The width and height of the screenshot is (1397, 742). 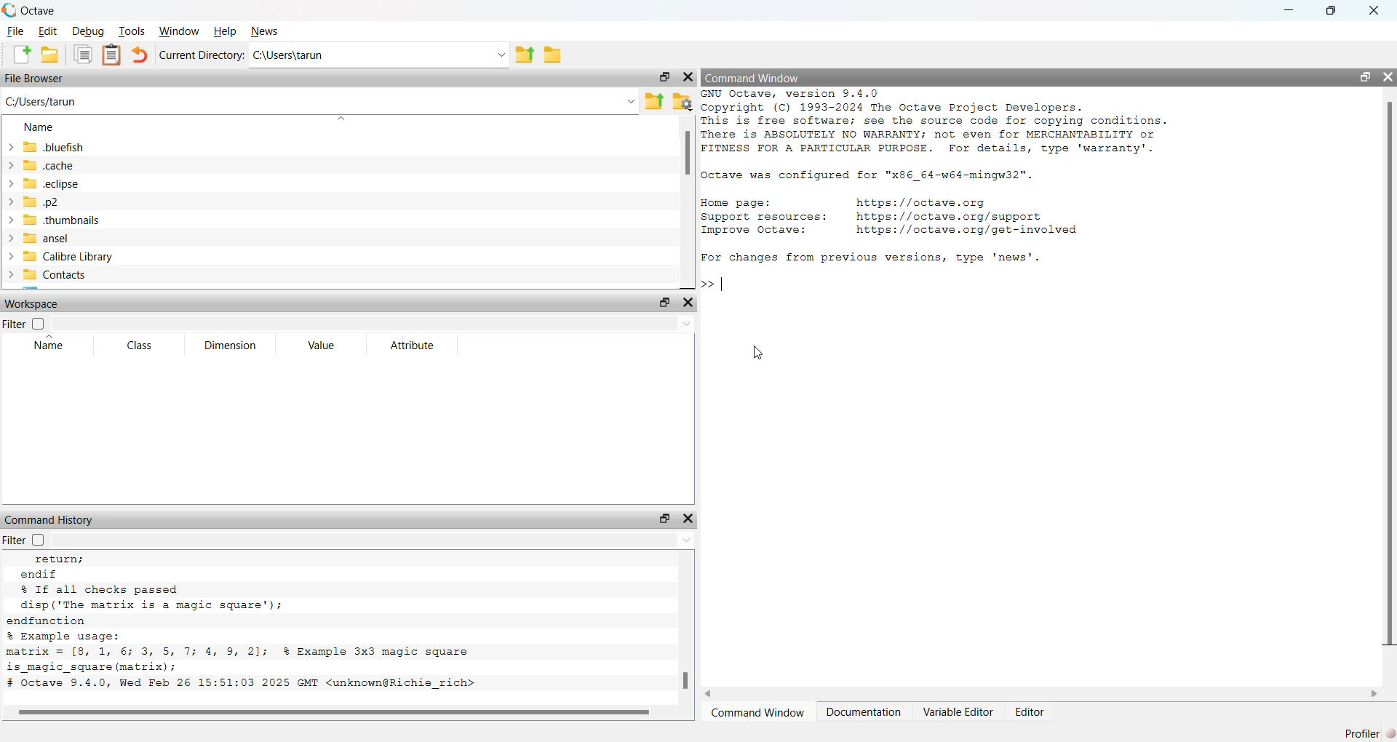 I want to click on Documentation, so click(x=863, y=711).